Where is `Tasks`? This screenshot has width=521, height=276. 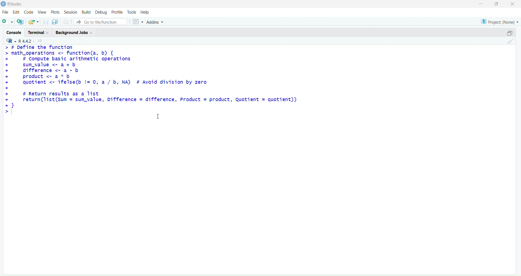
Tasks is located at coordinates (132, 12).